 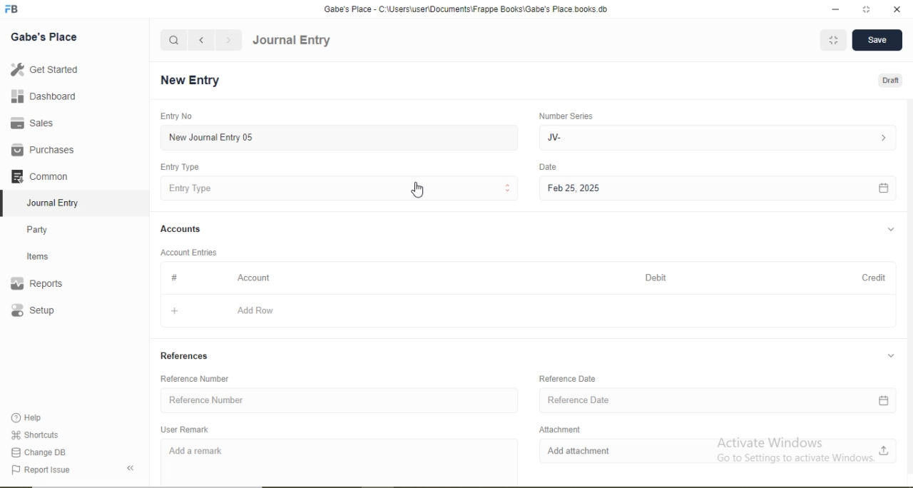 I want to click on Gabe's Place, so click(x=46, y=36).